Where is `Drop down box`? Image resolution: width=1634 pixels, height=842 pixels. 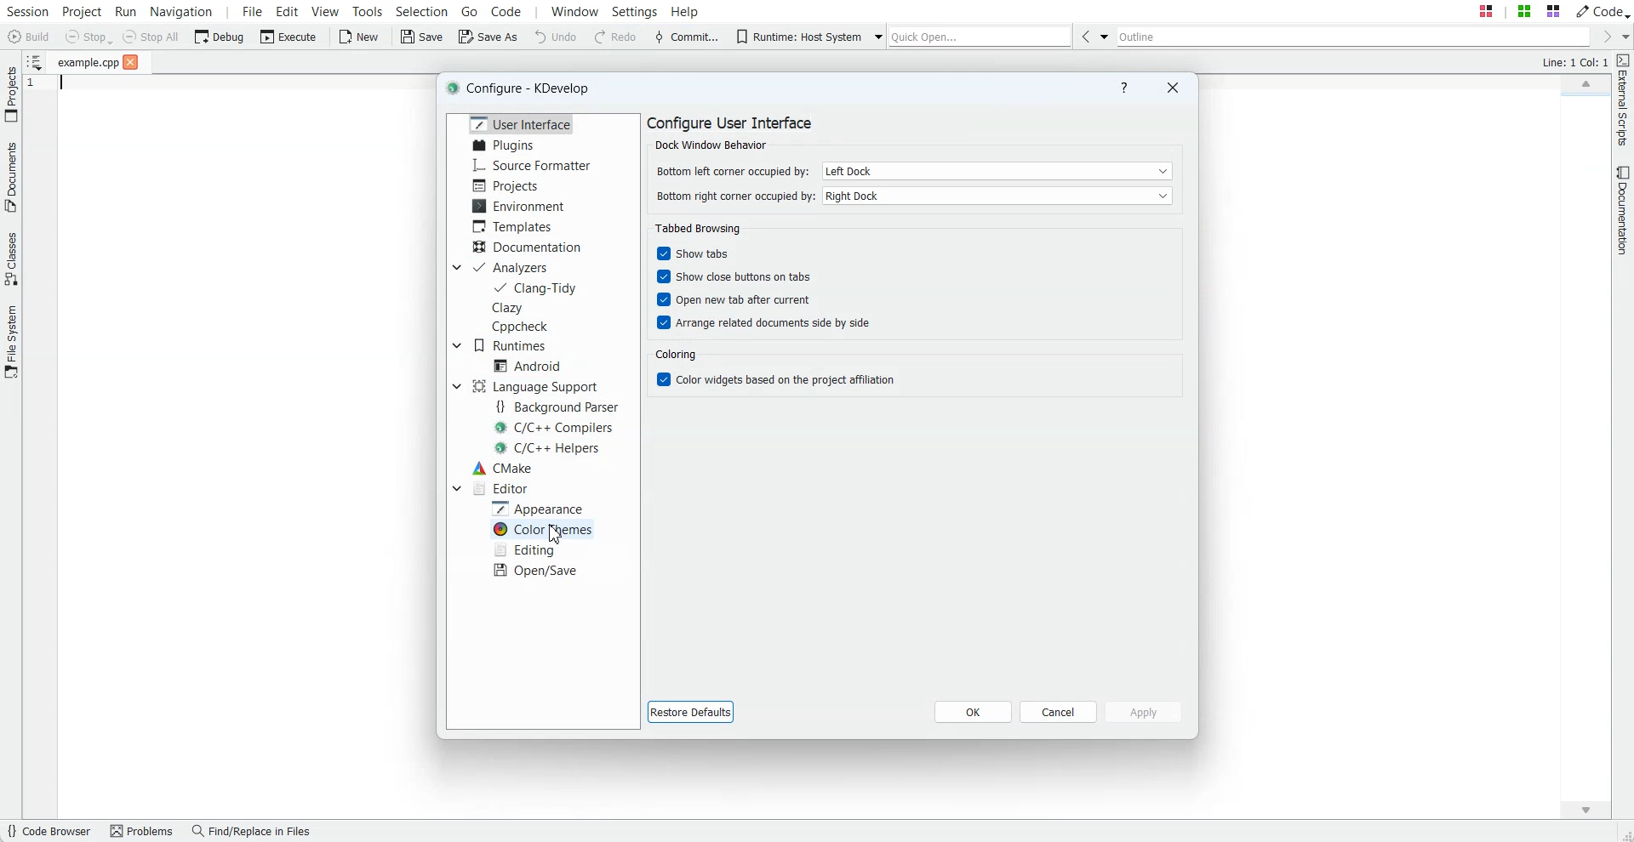
Drop down box is located at coordinates (455, 267).